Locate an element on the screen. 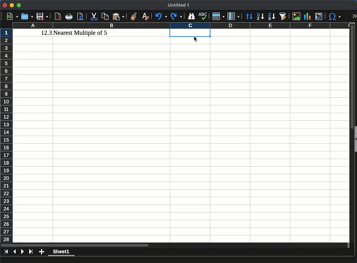 This screenshot has width=357, height=263. maximize is located at coordinates (18, 5).